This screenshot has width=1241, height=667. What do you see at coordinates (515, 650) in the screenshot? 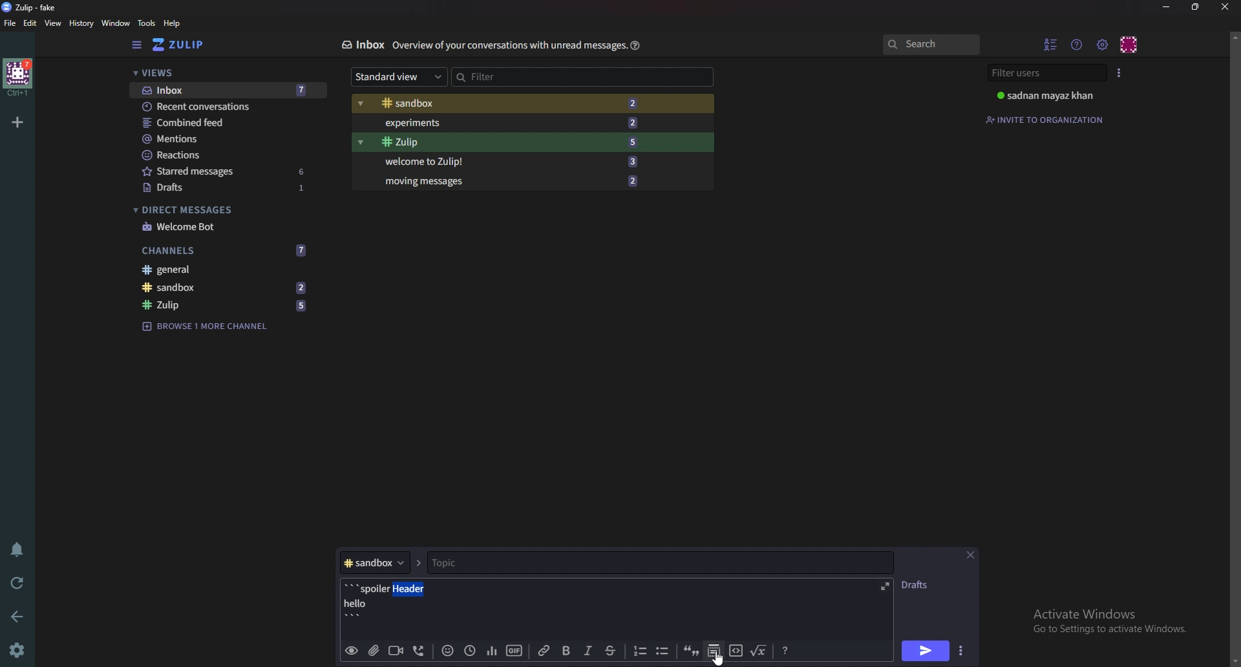
I see `gif` at bounding box center [515, 650].